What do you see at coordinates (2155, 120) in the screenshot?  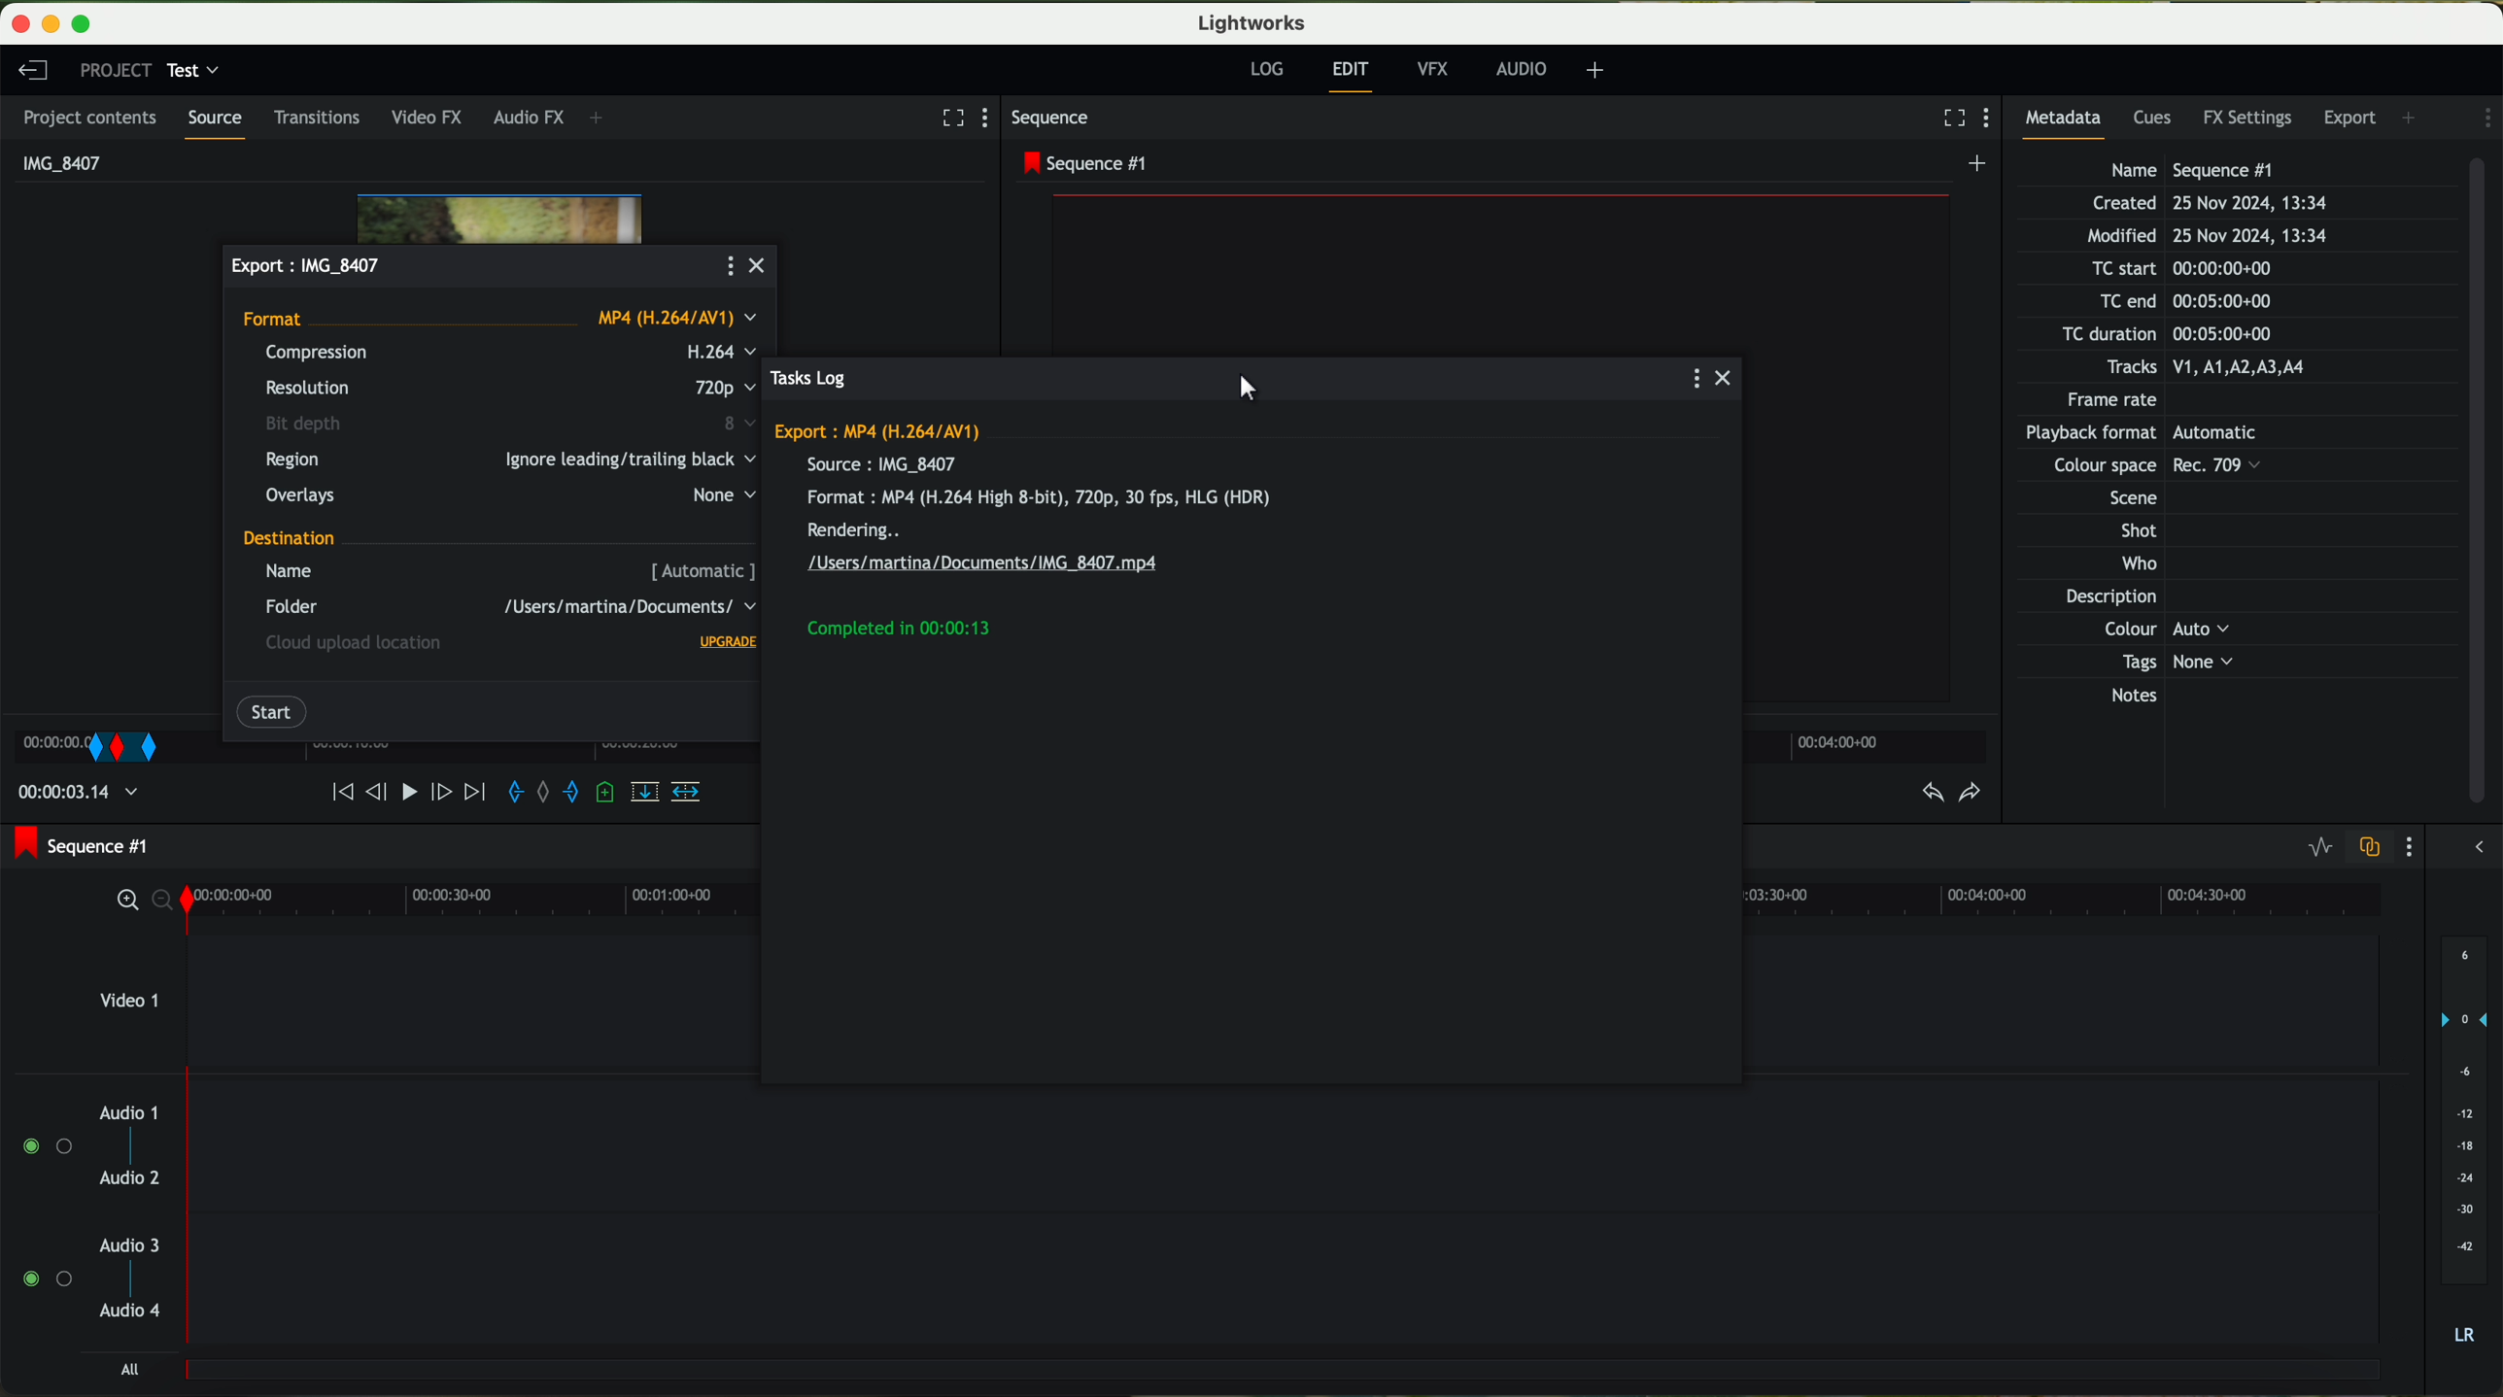 I see `cues` at bounding box center [2155, 120].